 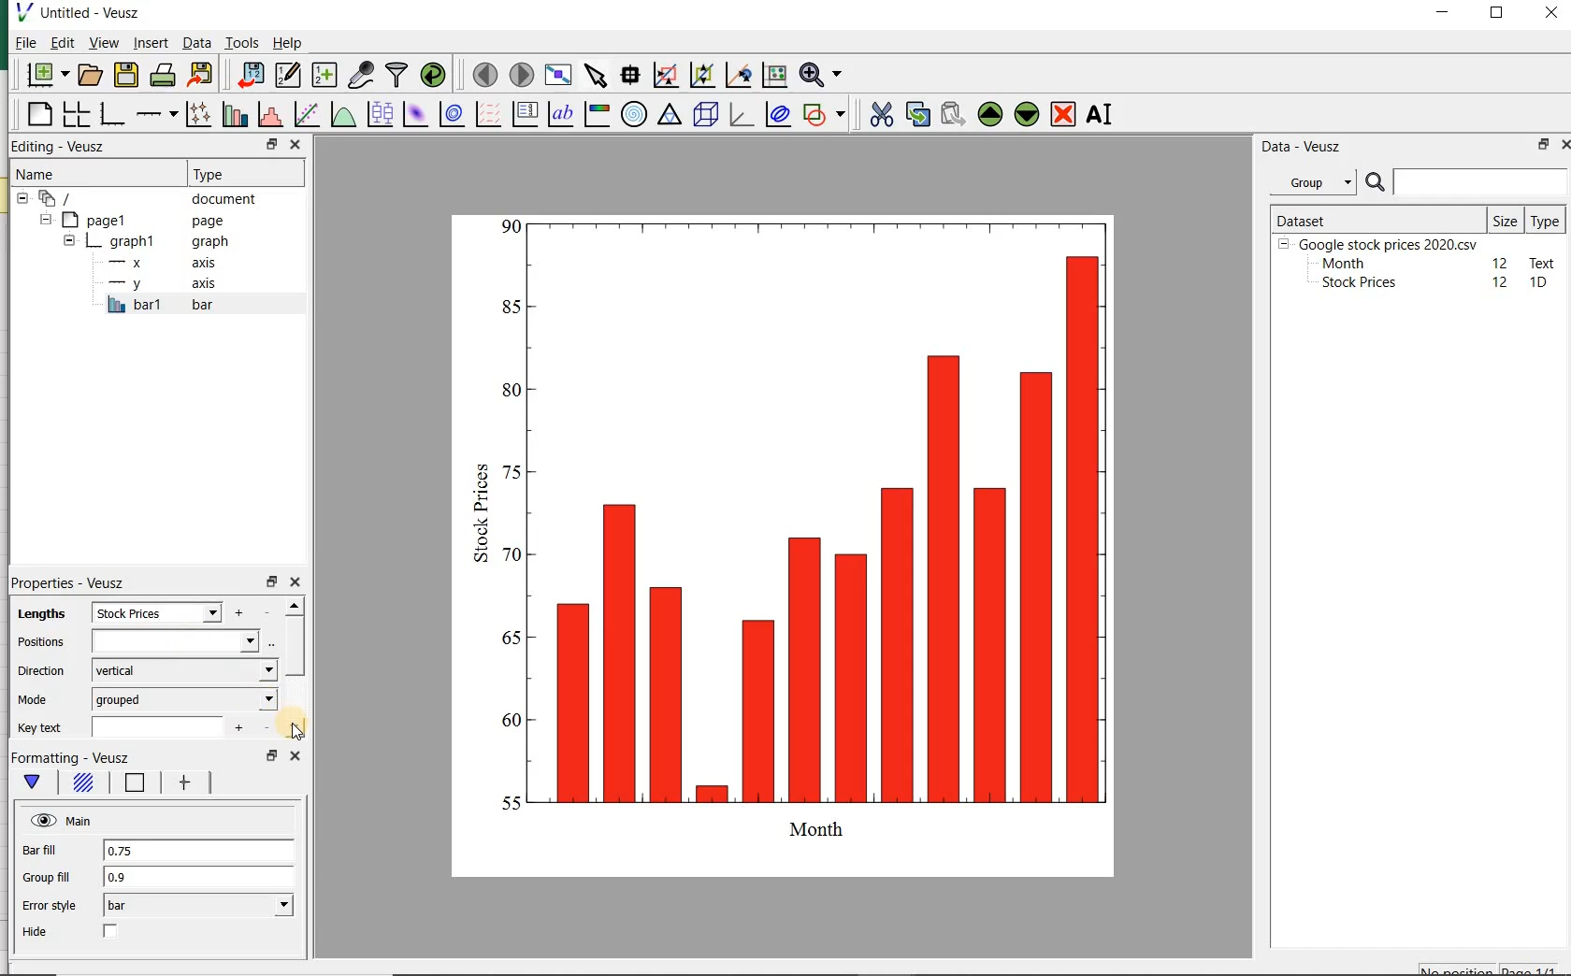 I want to click on image color bar, so click(x=595, y=114).